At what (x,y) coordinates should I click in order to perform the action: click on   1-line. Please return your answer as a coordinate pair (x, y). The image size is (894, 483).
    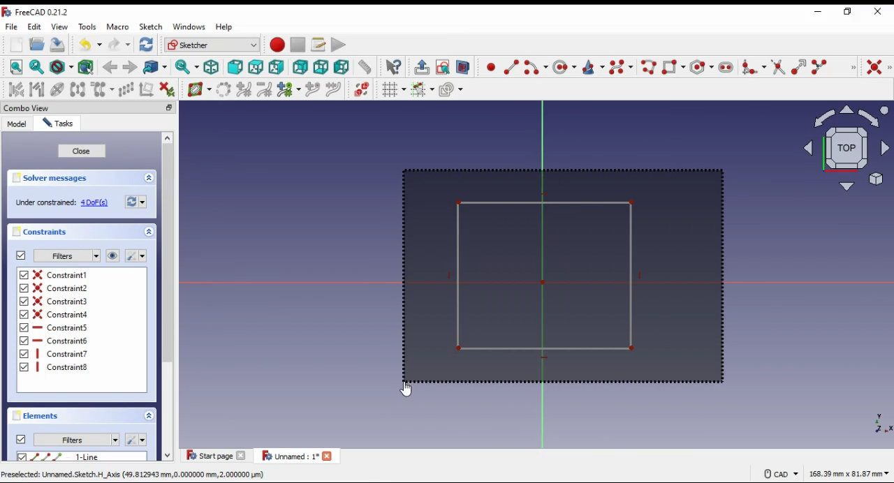
    Looking at the image, I should click on (90, 456).